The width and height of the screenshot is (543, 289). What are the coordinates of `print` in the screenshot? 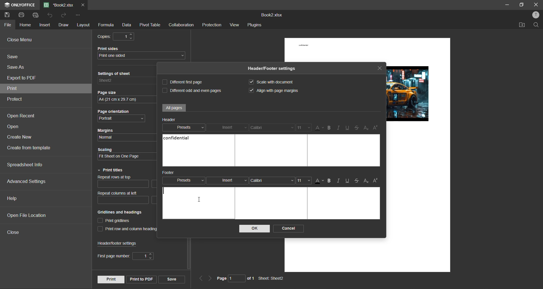 It's located at (12, 89).